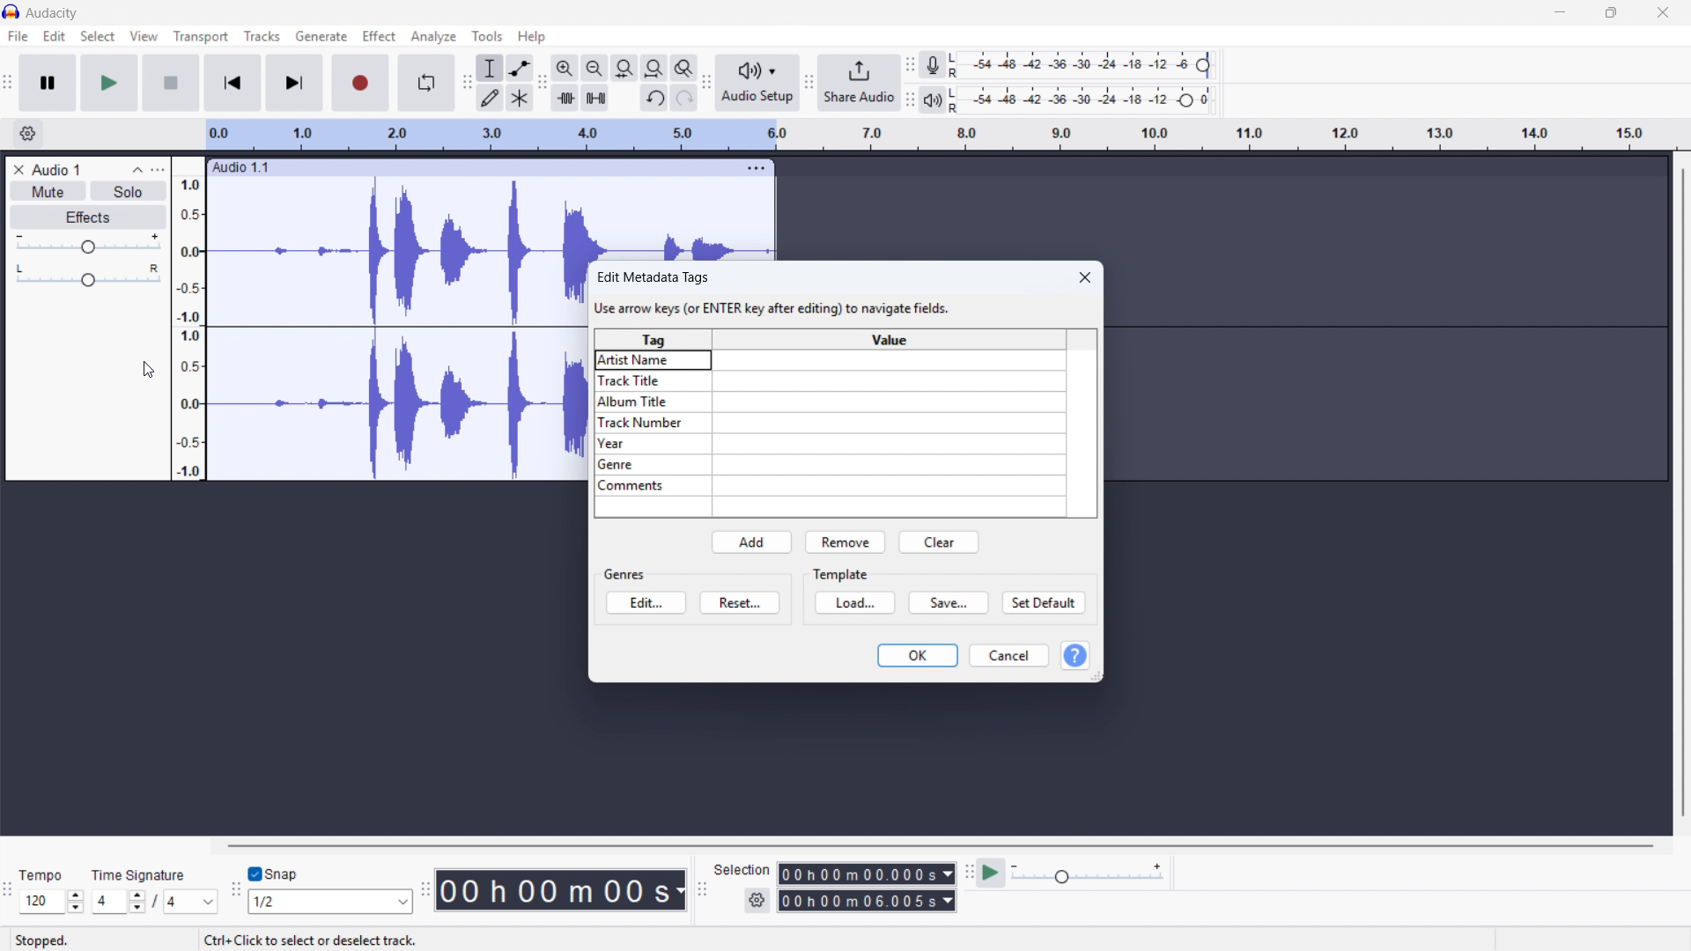 The image size is (1691, 951). Describe the element at coordinates (566, 69) in the screenshot. I see `zoom in` at that location.